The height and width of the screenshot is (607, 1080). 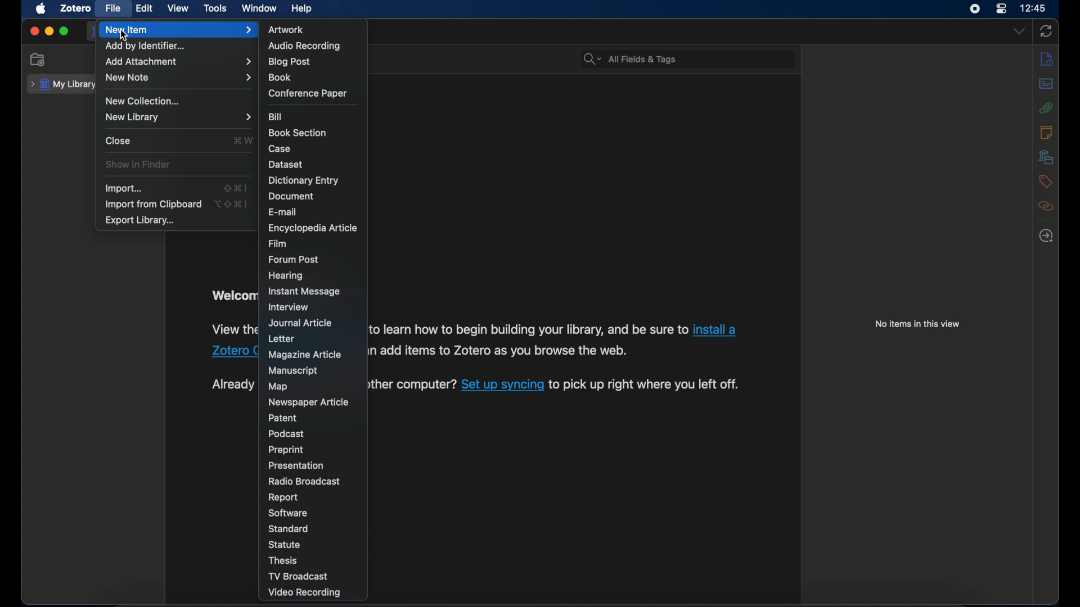 I want to click on book, so click(x=280, y=77).